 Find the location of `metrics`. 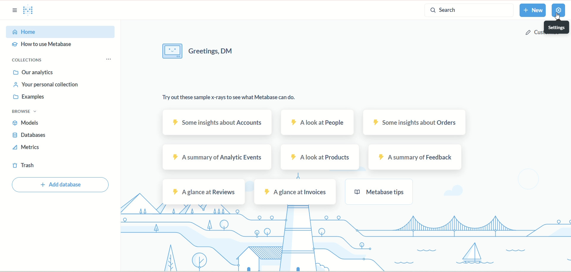

metrics is located at coordinates (27, 148).